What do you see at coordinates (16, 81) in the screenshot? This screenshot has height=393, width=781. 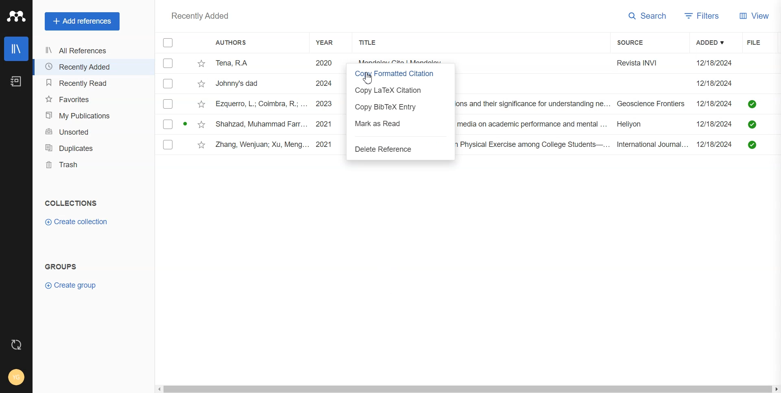 I see `Notebook` at bounding box center [16, 81].